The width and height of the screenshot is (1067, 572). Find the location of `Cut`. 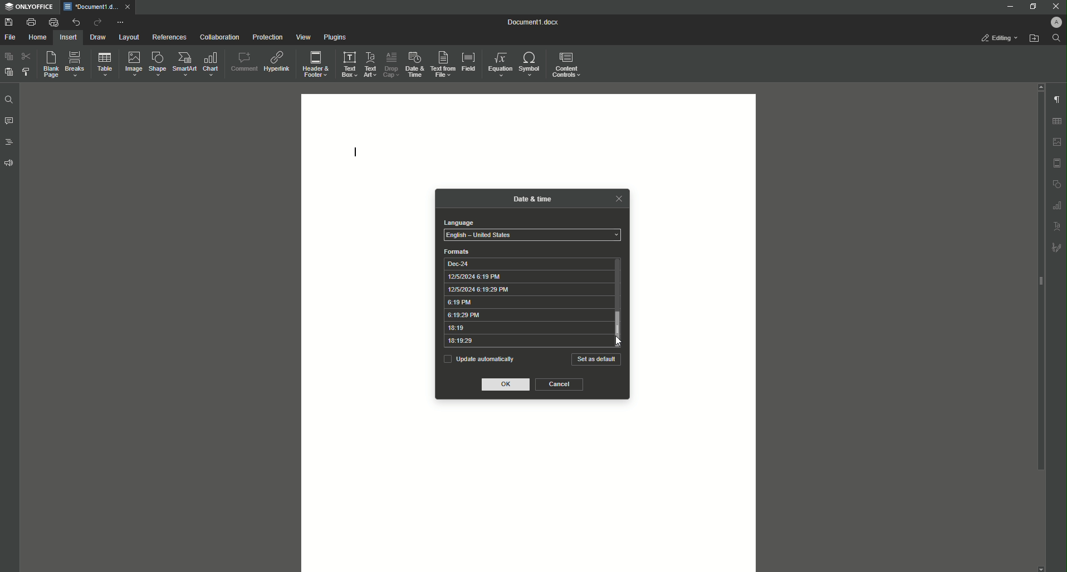

Cut is located at coordinates (26, 56).